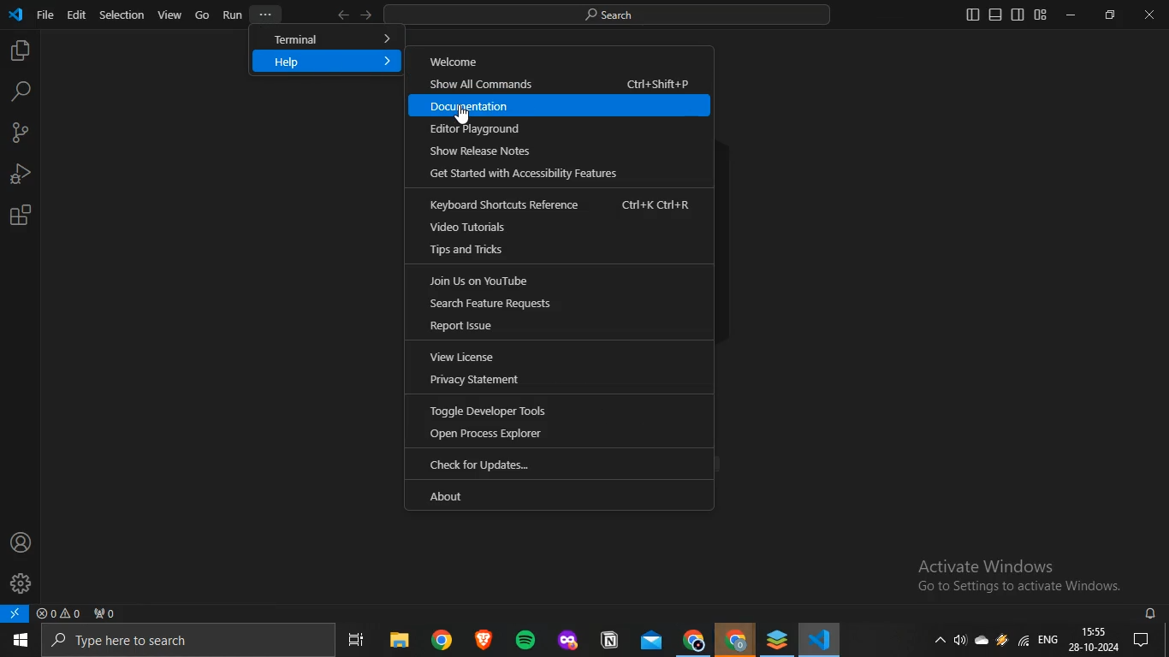 The height and width of the screenshot is (657, 1169). Describe the element at coordinates (327, 38) in the screenshot. I see `terminal` at that location.